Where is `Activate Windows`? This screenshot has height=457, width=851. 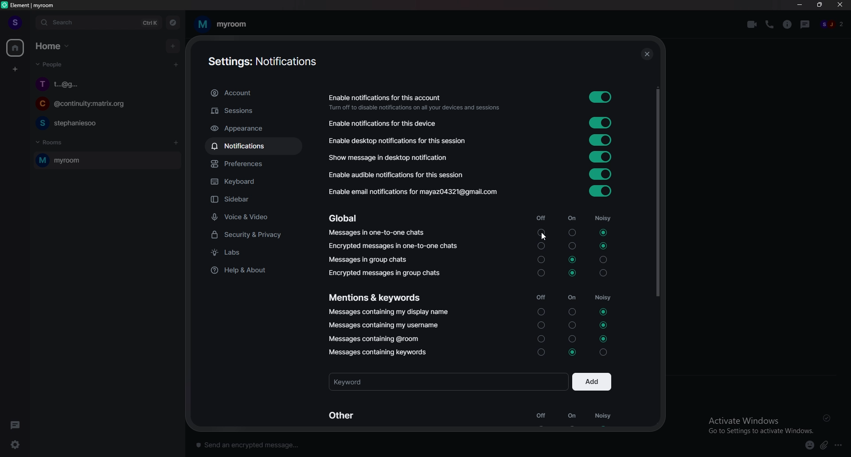 Activate Windows is located at coordinates (760, 422).